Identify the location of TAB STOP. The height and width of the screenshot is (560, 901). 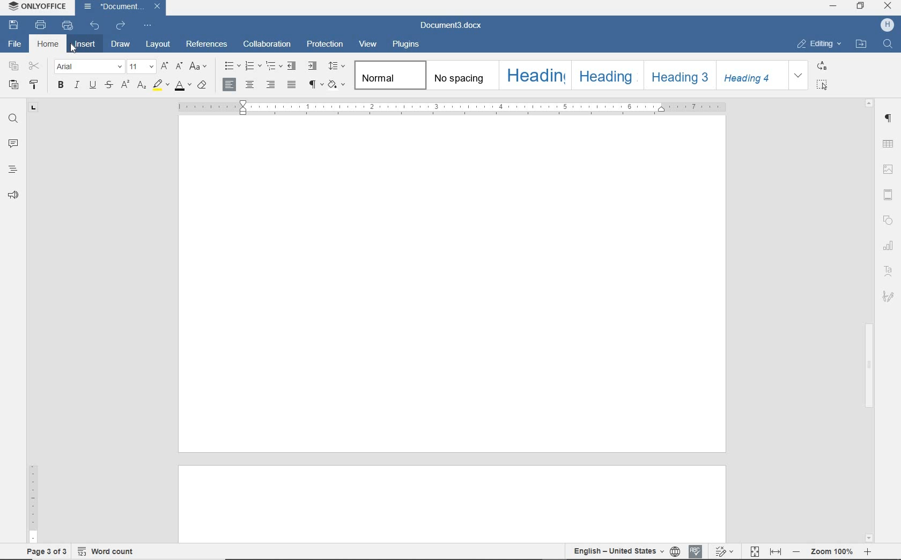
(34, 109).